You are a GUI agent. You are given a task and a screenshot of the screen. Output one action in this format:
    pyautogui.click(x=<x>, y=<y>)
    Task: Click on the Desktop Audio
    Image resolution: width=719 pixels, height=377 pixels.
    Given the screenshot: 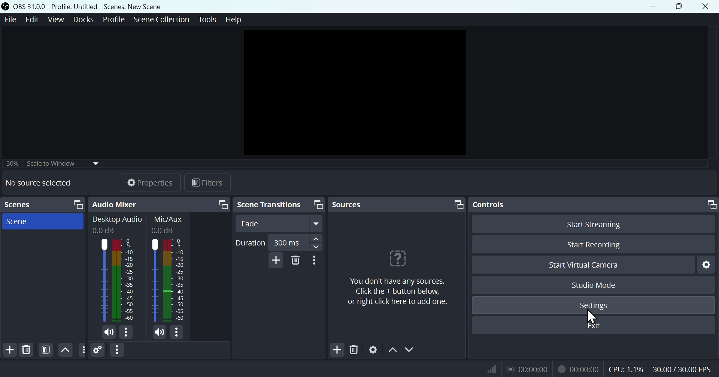 What is the action you would take?
    pyautogui.click(x=116, y=224)
    